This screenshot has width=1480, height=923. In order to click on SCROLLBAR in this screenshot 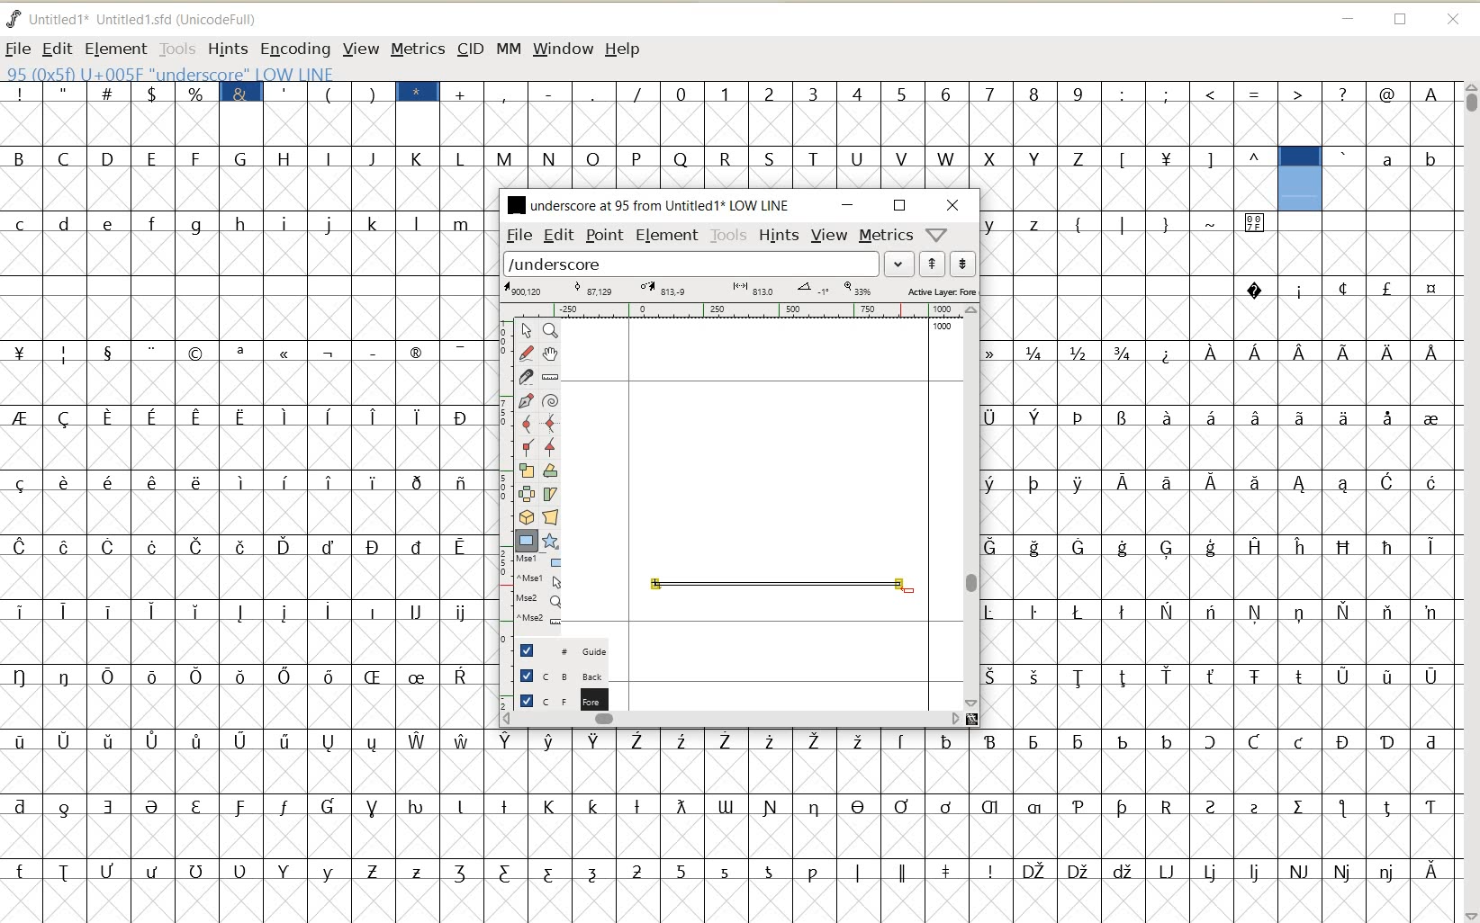, I will do `click(731, 718)`.